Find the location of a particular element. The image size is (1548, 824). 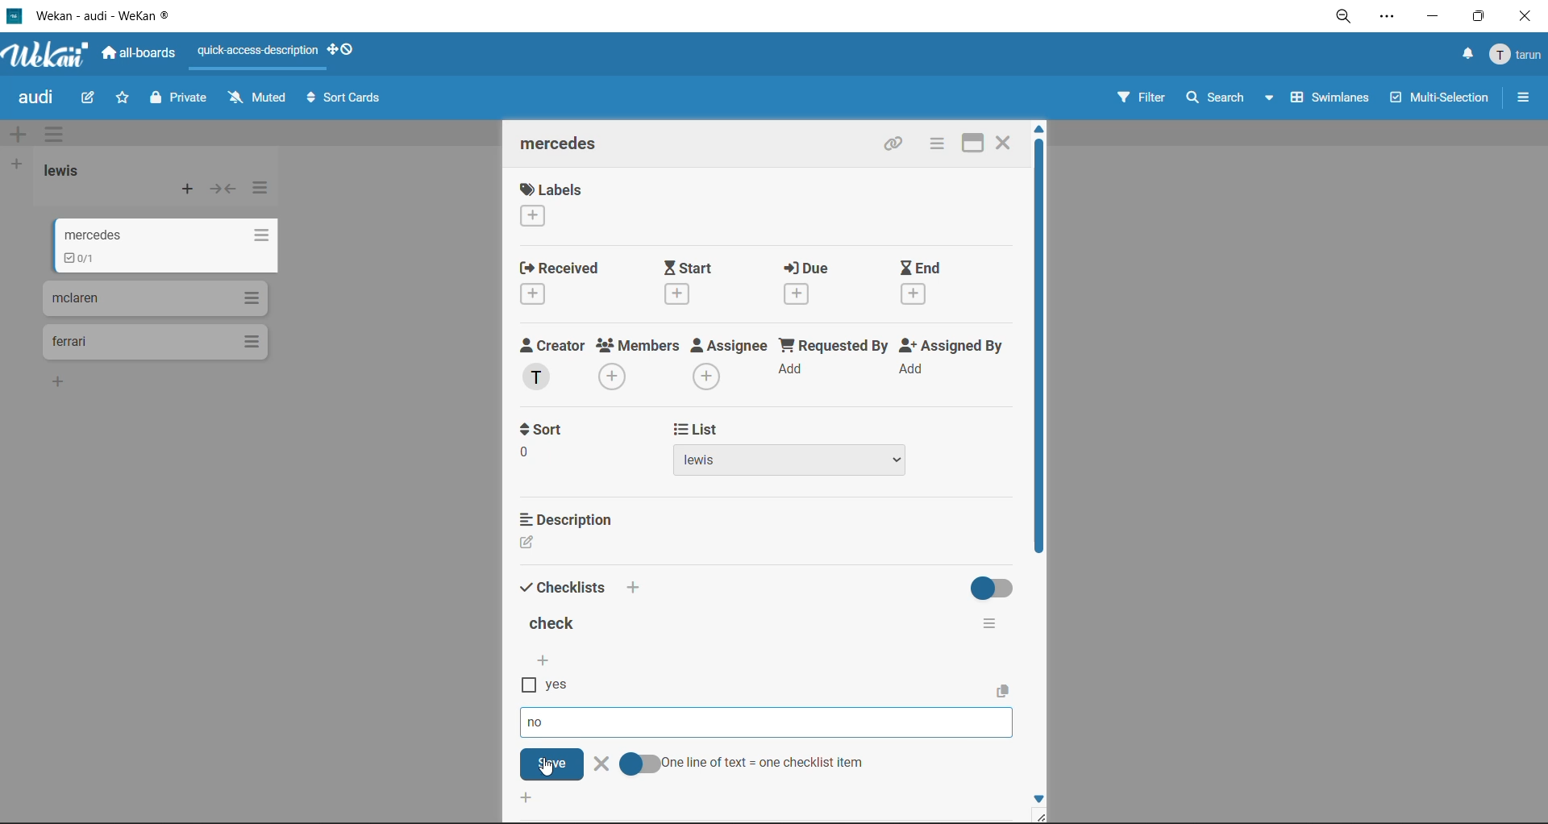

desscription is located at coordinates (570, 518).